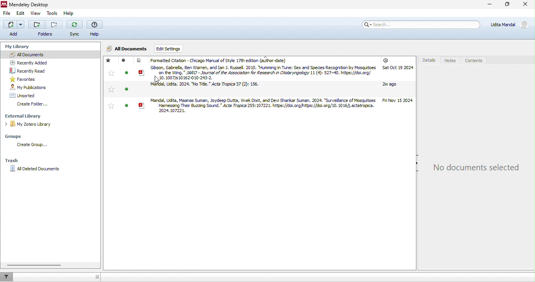  I want to click on help, so click(68, 14).